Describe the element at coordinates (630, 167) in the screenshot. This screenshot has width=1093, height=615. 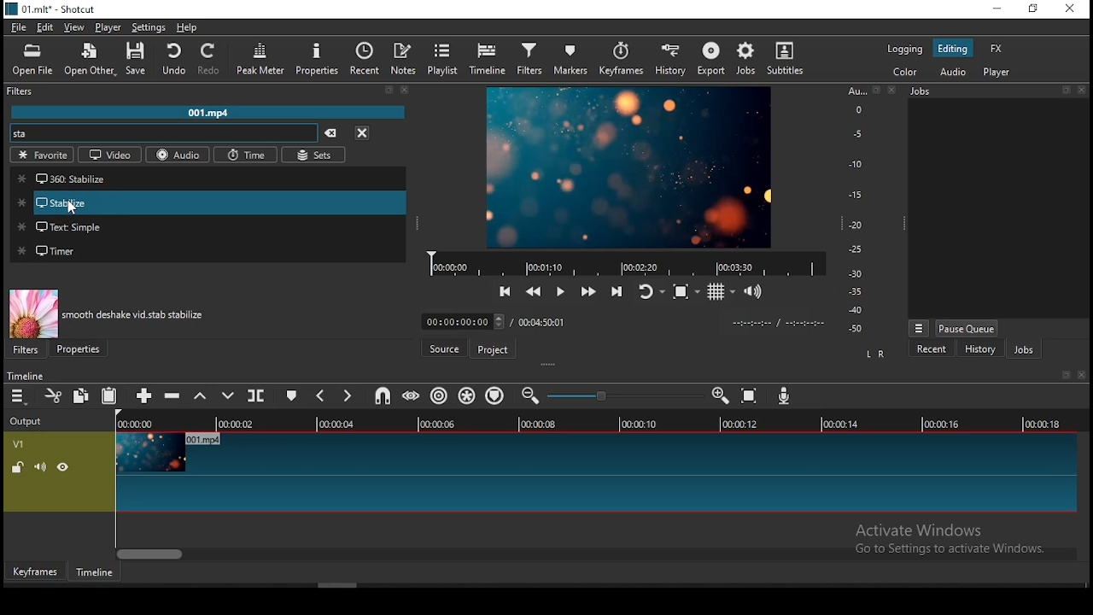
I see `image` at that location.